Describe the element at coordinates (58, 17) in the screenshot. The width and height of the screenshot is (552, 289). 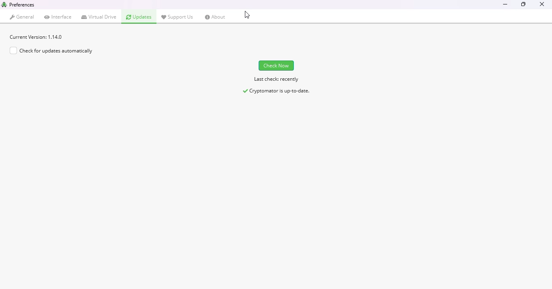
I see `interface` at that location.